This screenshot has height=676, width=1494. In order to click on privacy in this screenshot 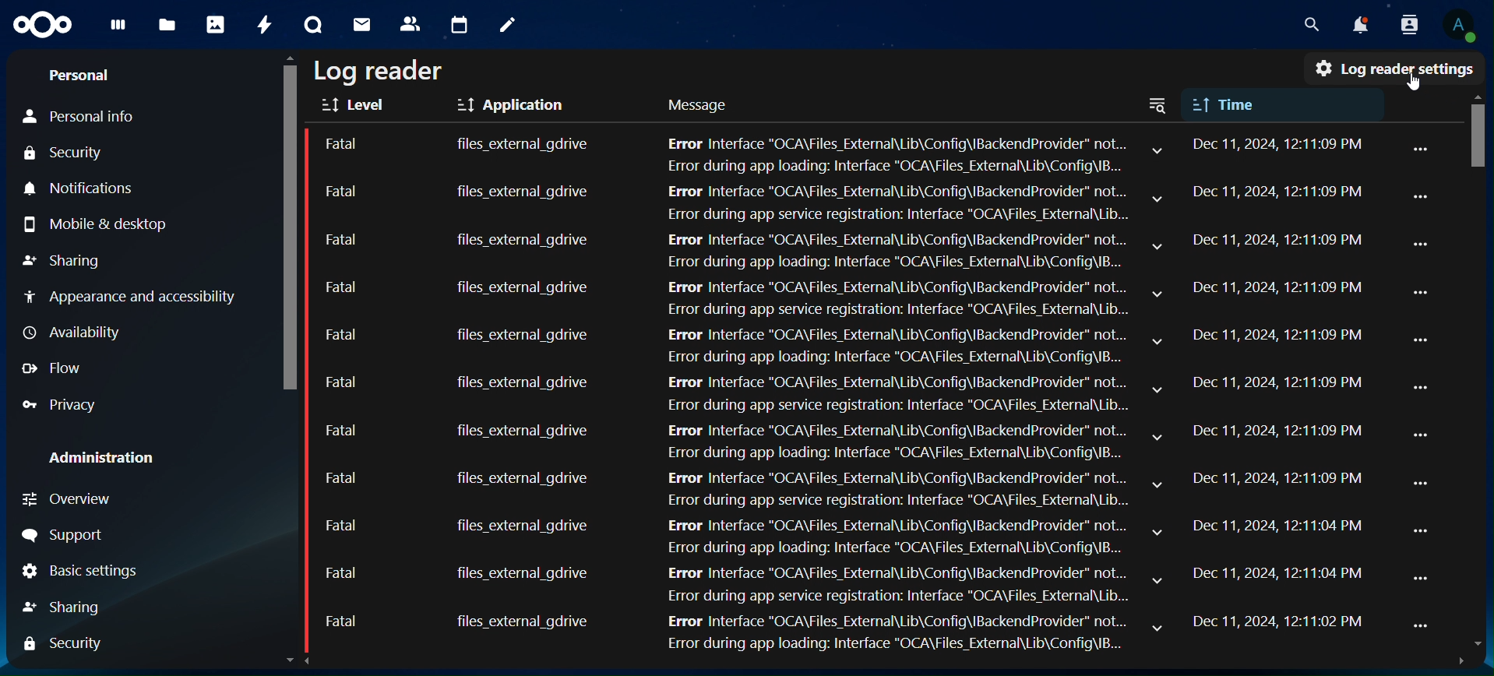, I will do `click(66, 405)`.